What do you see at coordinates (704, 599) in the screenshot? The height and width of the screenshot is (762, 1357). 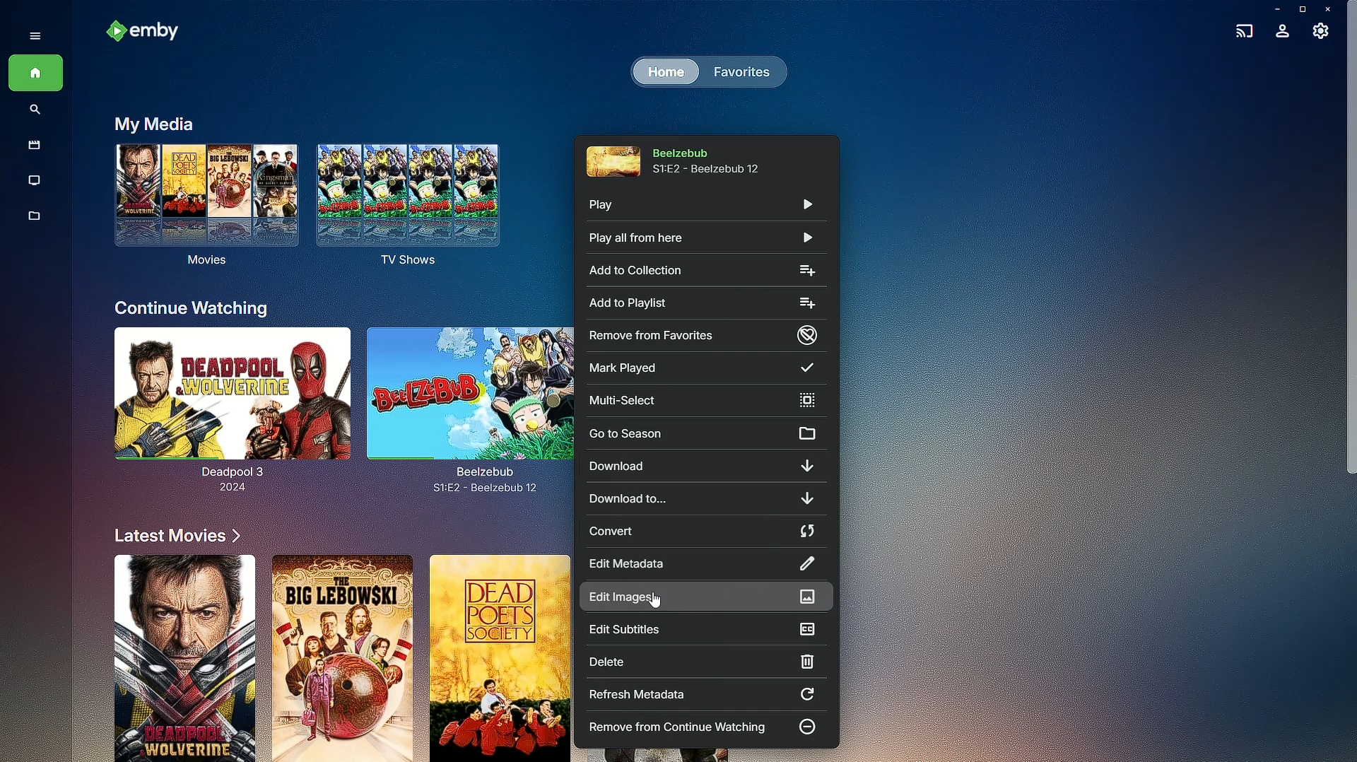 I see `Edit images` at bounding box center [704, 599].